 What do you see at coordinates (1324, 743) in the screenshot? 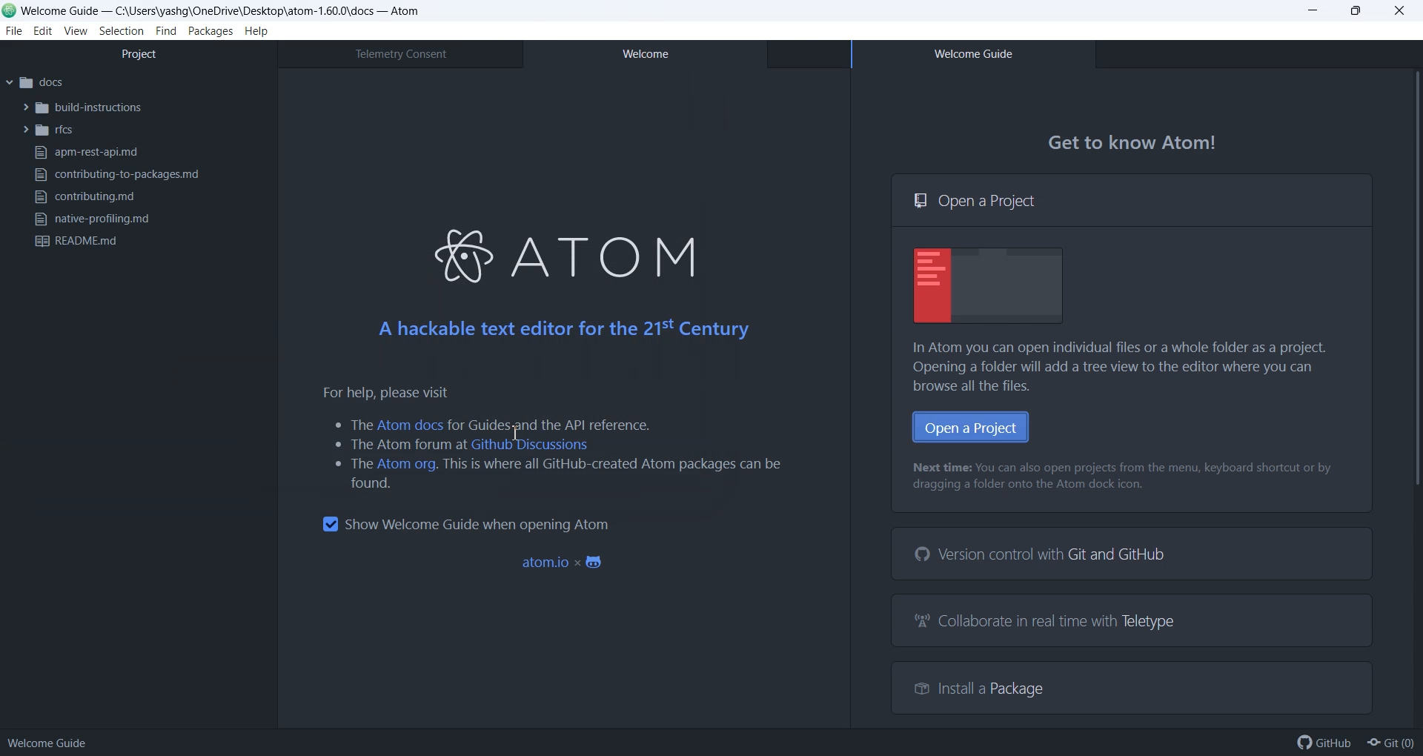
I see `GitHub` at bounding box center [1324, 743].